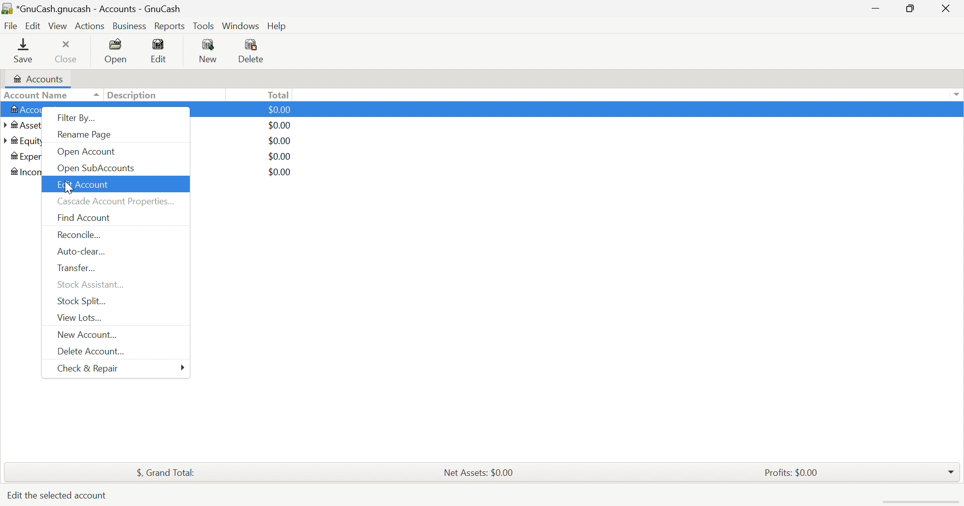  Describe the element at coordinates (76, 118) in the screenshot. I see `Filter By...` at that location.